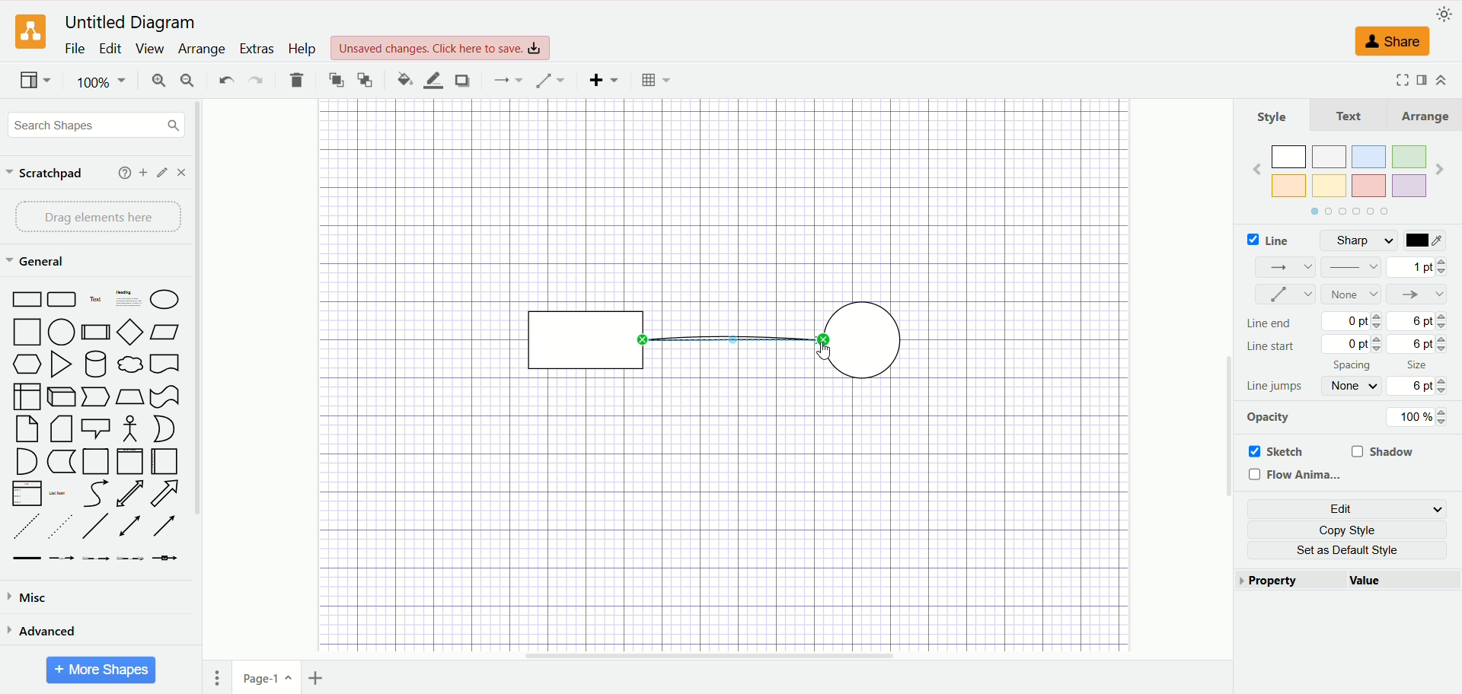  I want to click on shadow, so click(462, 81).